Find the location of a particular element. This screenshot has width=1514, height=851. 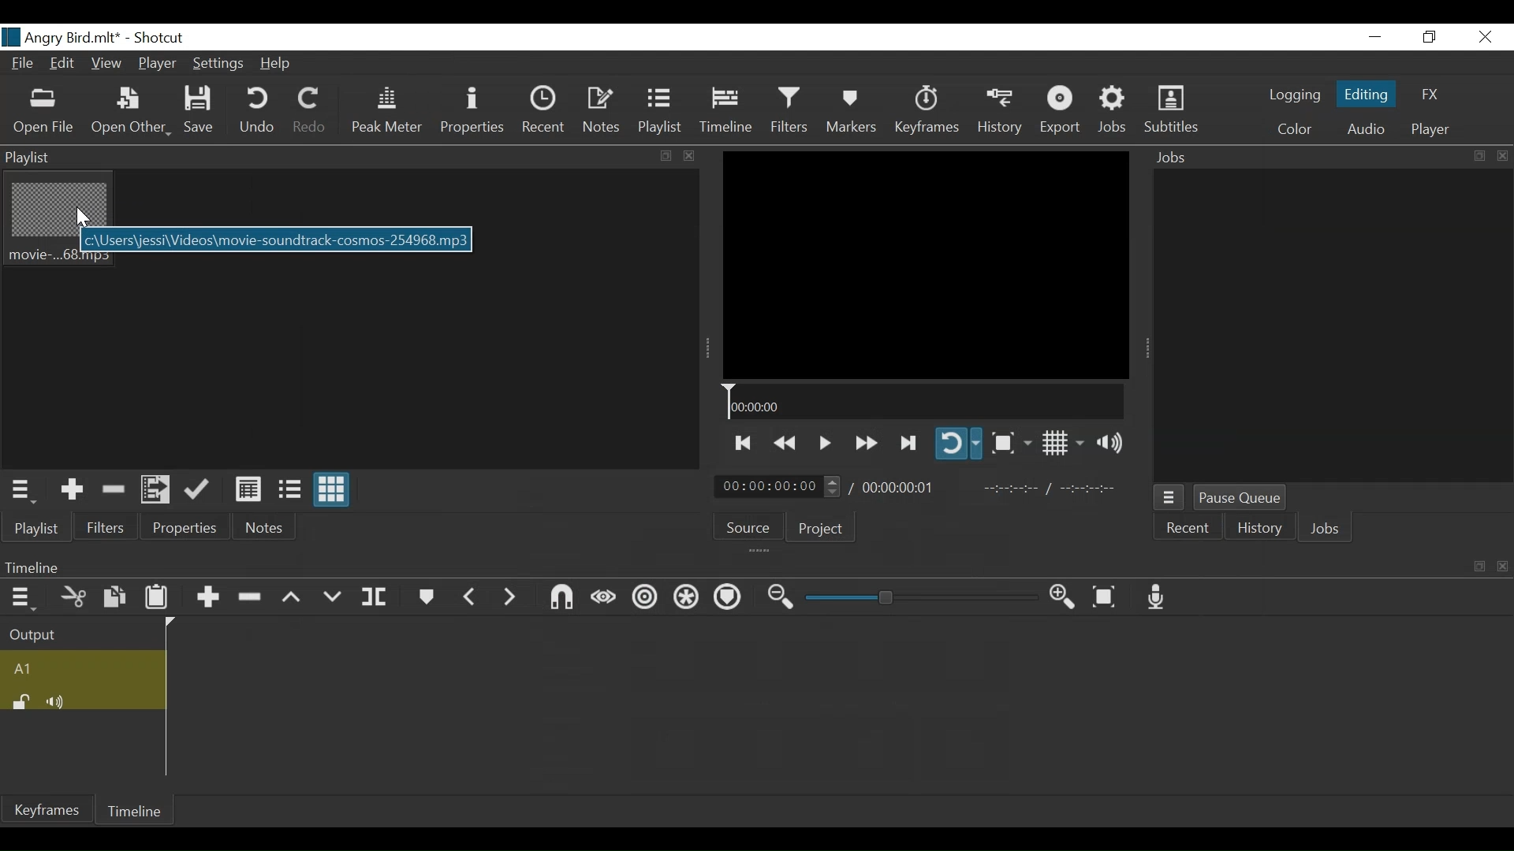

resize is located at coordinates (664, 156).